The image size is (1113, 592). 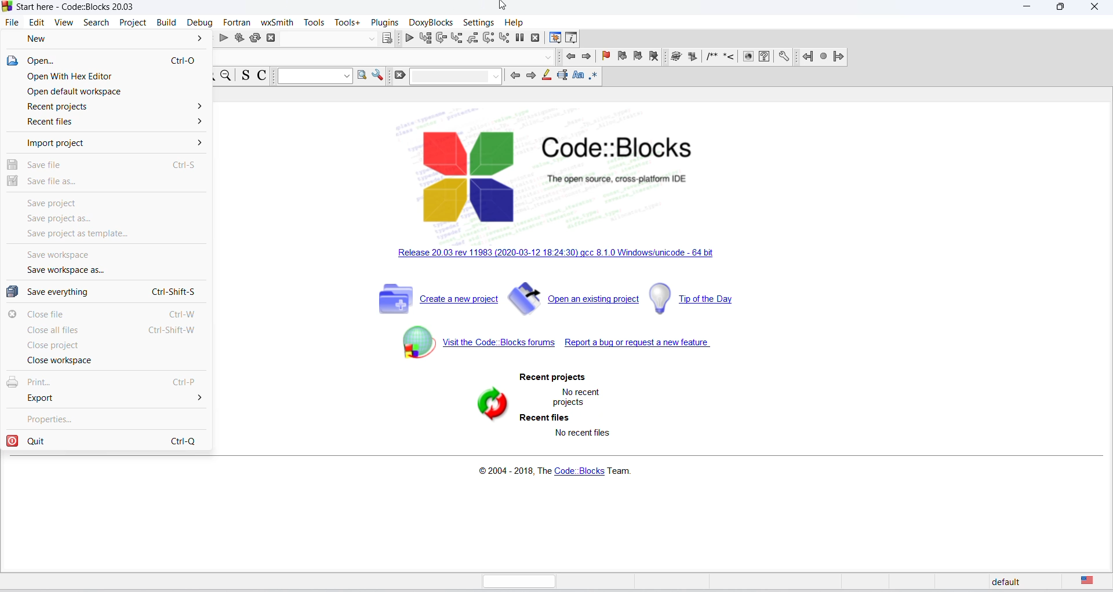 I want to click on settings, so click(x=481, y=23).